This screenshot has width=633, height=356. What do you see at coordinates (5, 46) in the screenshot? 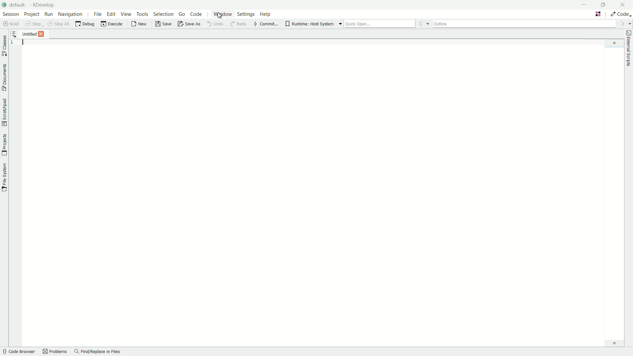
I see `toggle classes` at bounding box center [5, 46].